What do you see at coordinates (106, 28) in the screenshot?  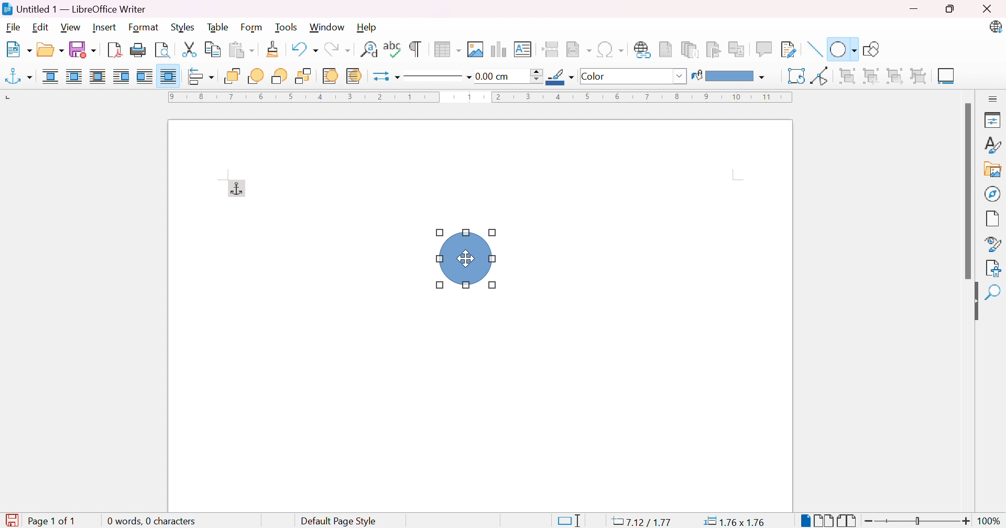 I see `Insert` at bounding box center [106, 28].